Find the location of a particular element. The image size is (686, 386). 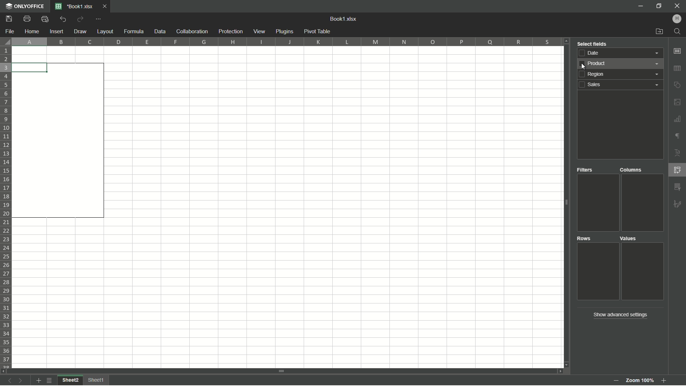

scroll bar is located at coordinates (566, 203).